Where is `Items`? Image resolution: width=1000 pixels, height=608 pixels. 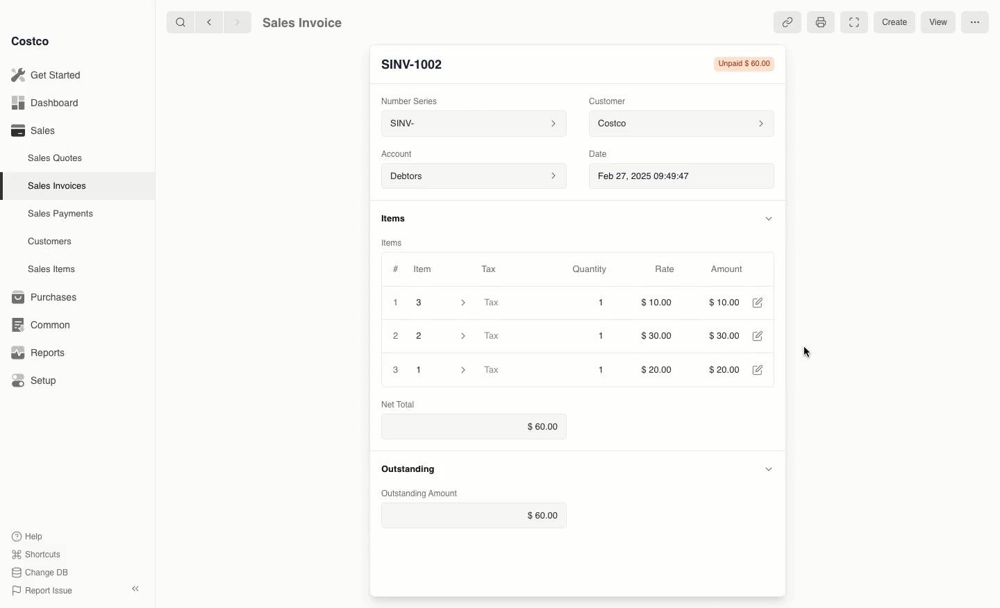
Items is located at coordinates (400, 219).